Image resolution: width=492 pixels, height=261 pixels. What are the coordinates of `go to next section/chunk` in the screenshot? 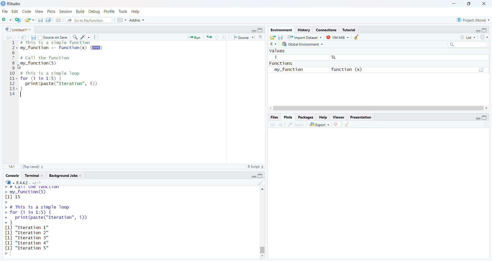 It's located at (225, 37).